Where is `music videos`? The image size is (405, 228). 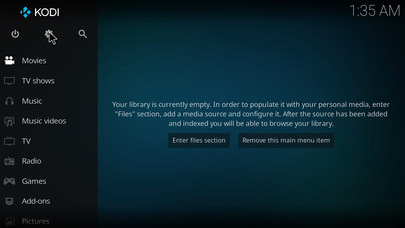 music videos is located at coordinates (35, 121).